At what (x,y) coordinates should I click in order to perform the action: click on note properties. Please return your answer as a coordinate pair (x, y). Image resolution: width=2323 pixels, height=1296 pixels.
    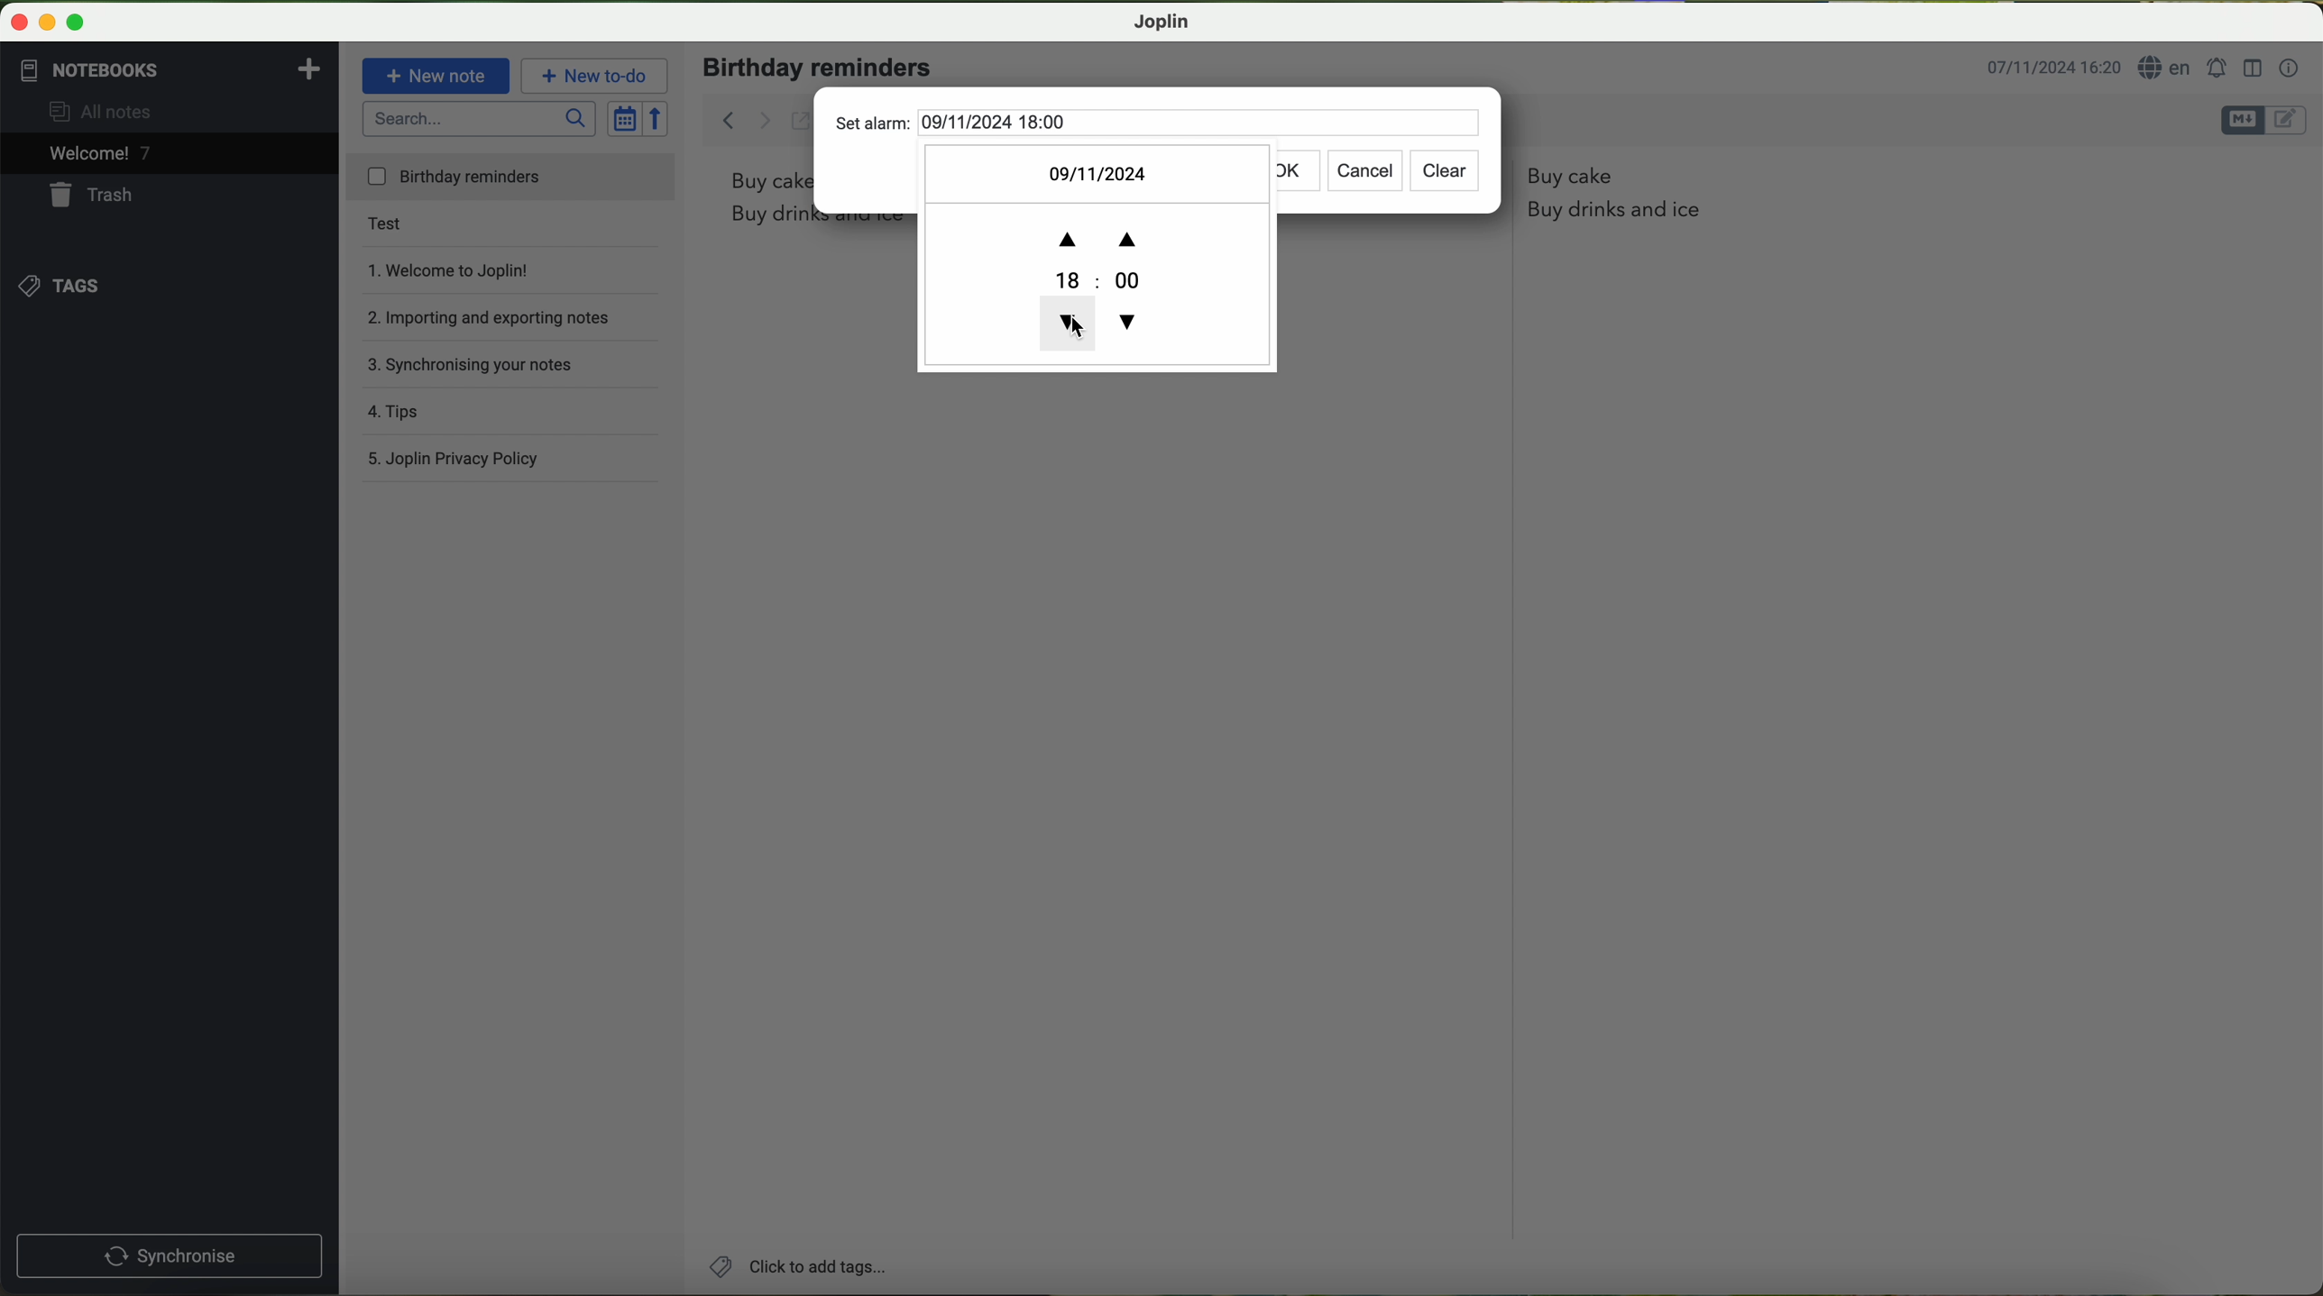
    Looking at the image, I should click on (2291, 68).